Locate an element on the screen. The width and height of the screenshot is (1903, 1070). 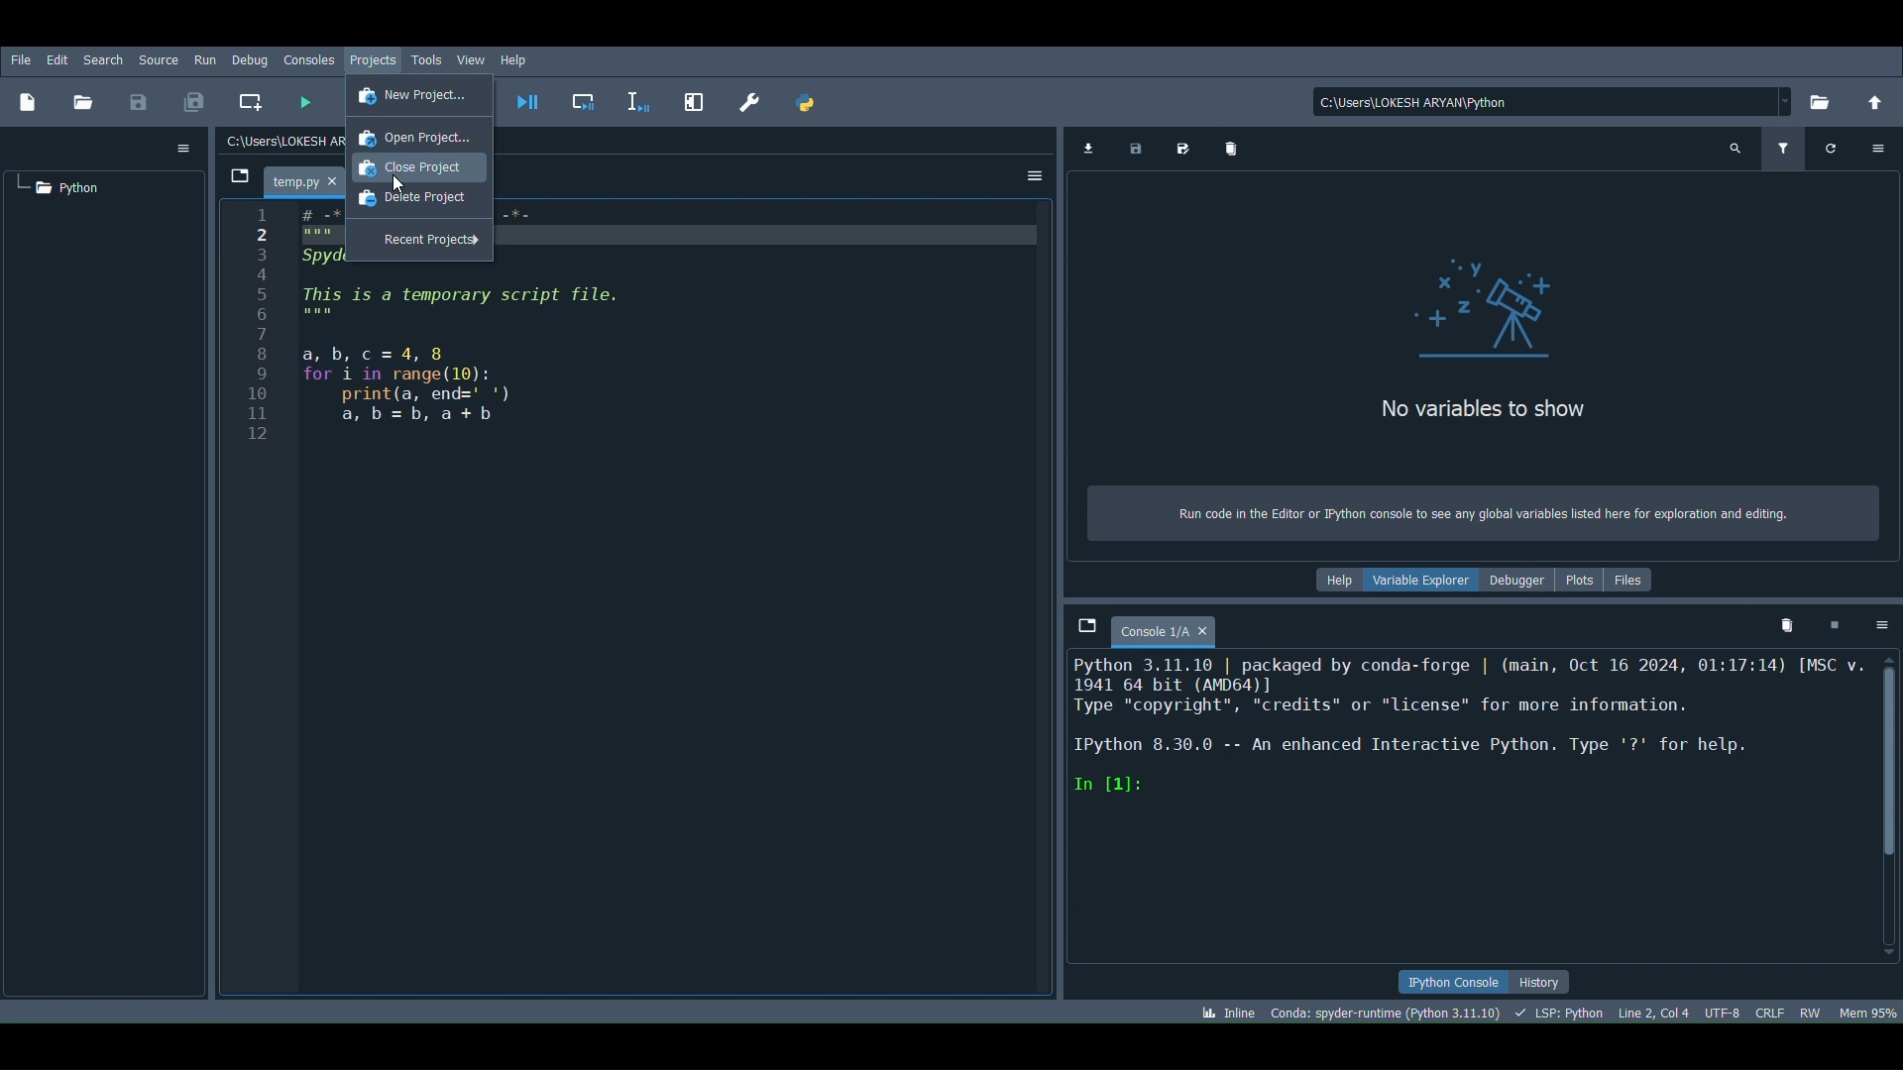
Remove all variables is located at coordinates (1229, 148).